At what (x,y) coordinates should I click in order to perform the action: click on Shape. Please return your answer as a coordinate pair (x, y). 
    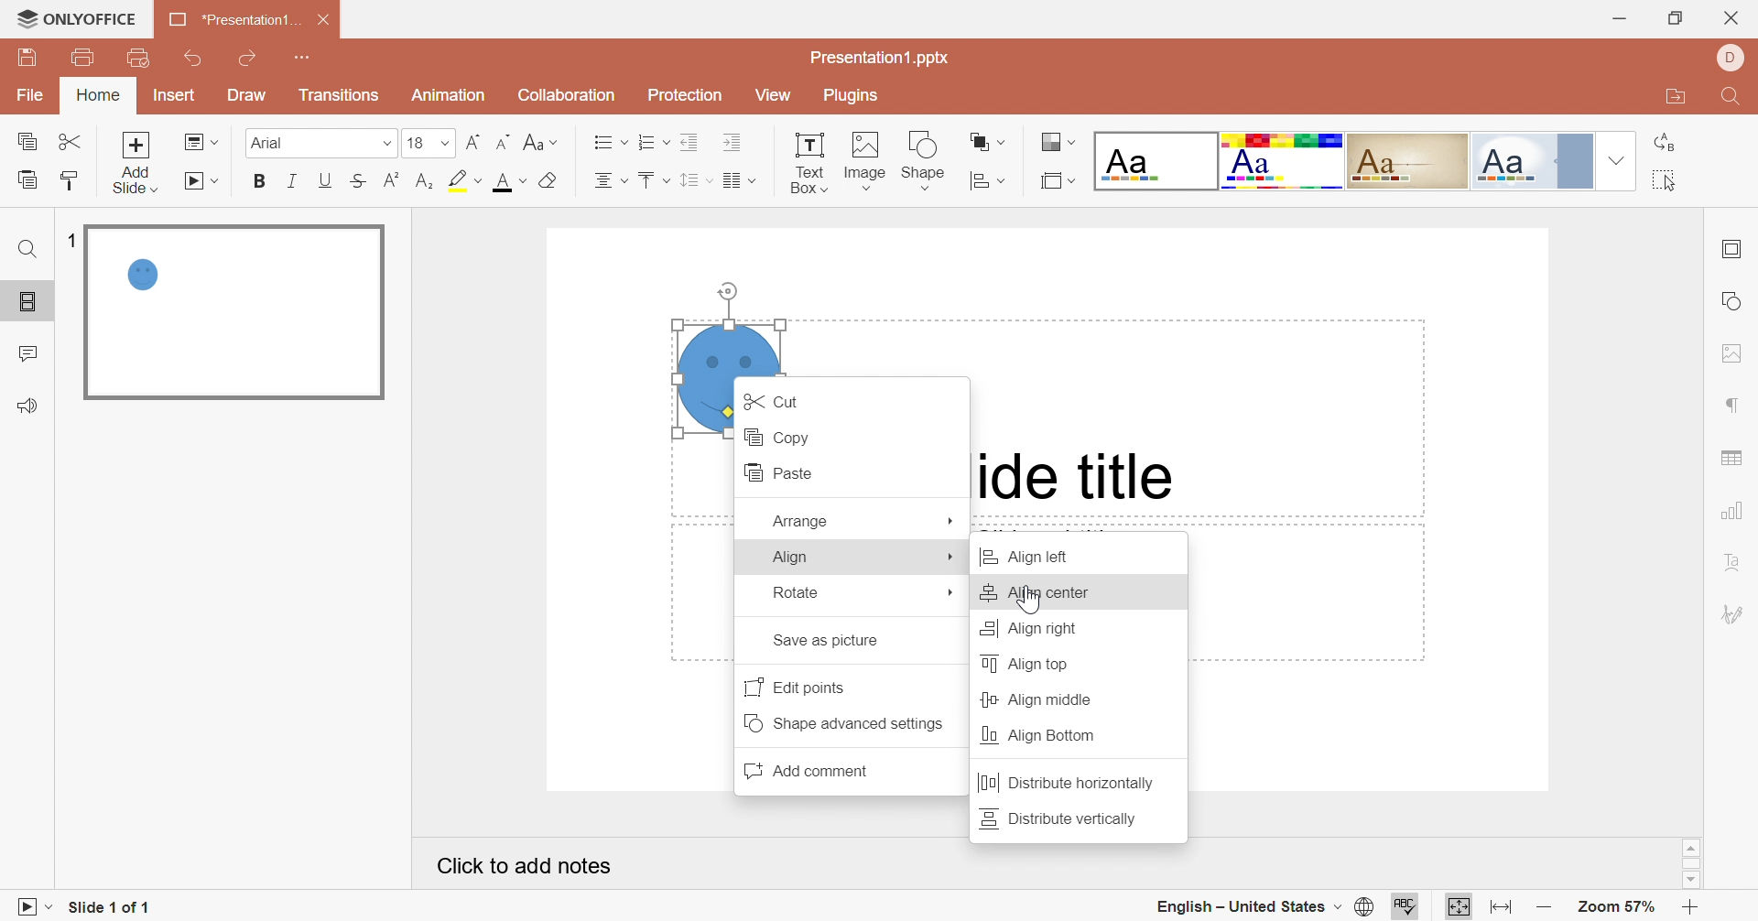
    Looking at the image, I should click on (926, 159).